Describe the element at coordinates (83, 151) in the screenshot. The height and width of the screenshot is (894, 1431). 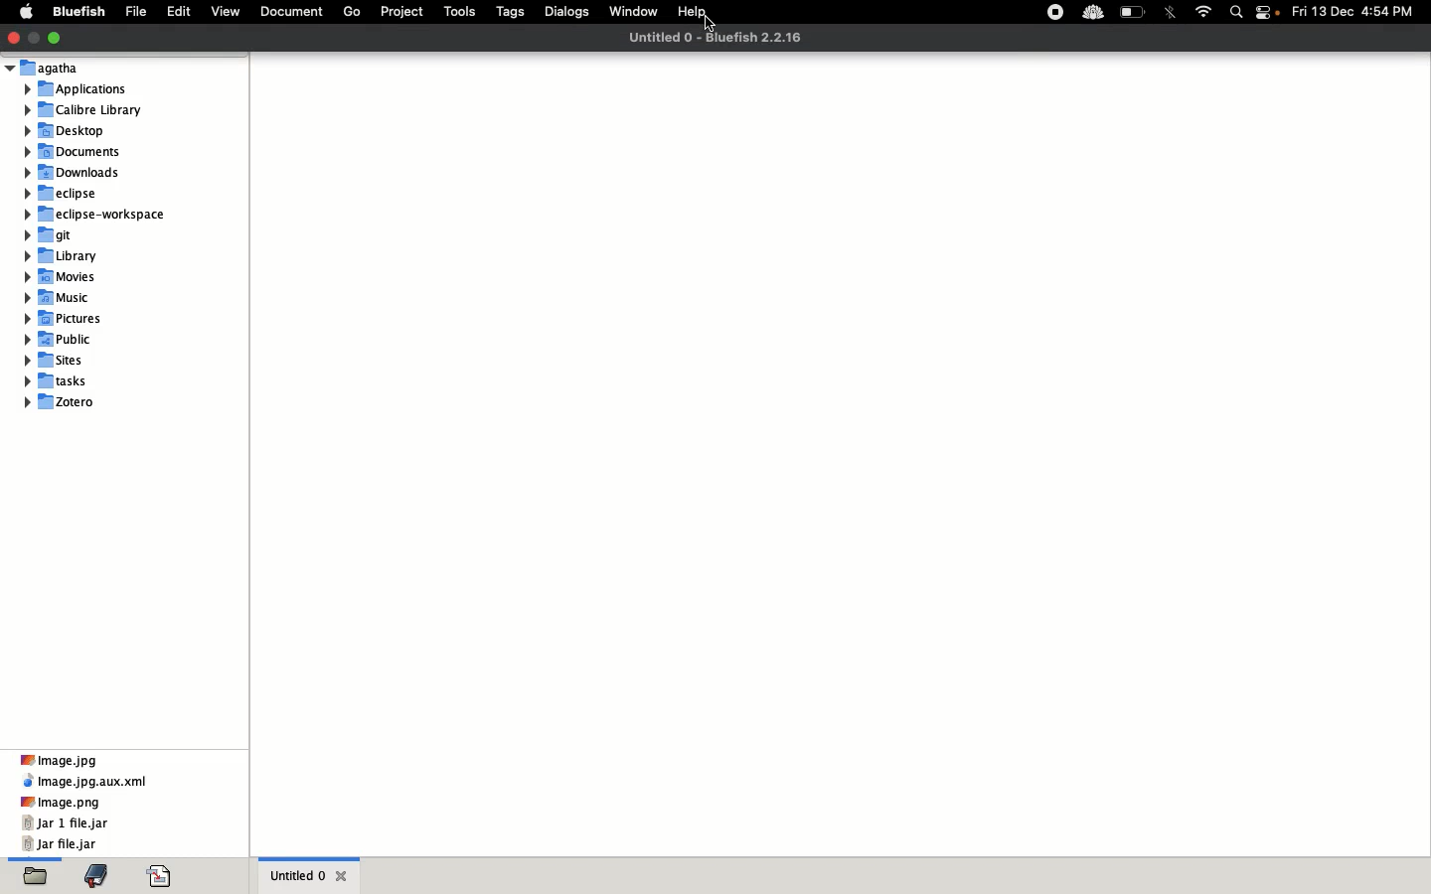
I see `documents` at that location.